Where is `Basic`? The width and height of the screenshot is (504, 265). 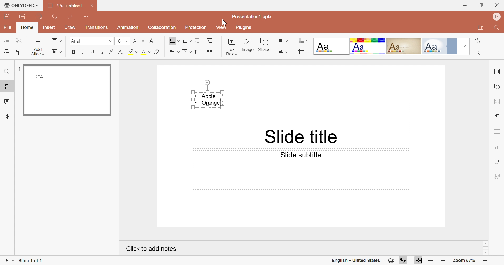
Basic is located at coordinates (369, 47).